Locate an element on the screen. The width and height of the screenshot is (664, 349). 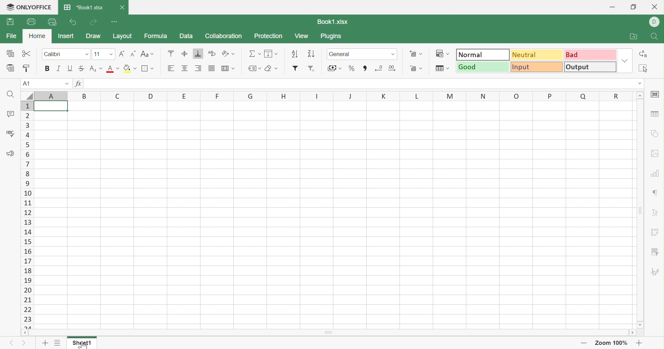
Align Right is located at coordinates (198, 69).